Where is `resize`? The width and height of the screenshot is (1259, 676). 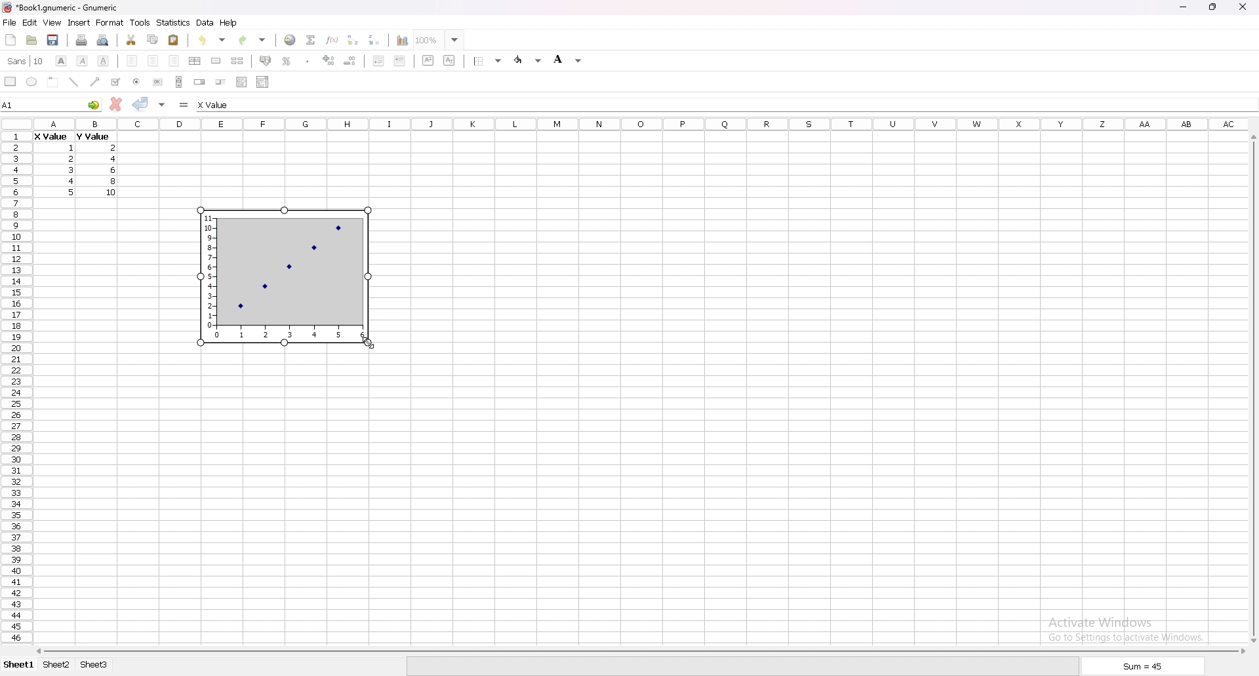 resize is located at coordinates (1214, 7).